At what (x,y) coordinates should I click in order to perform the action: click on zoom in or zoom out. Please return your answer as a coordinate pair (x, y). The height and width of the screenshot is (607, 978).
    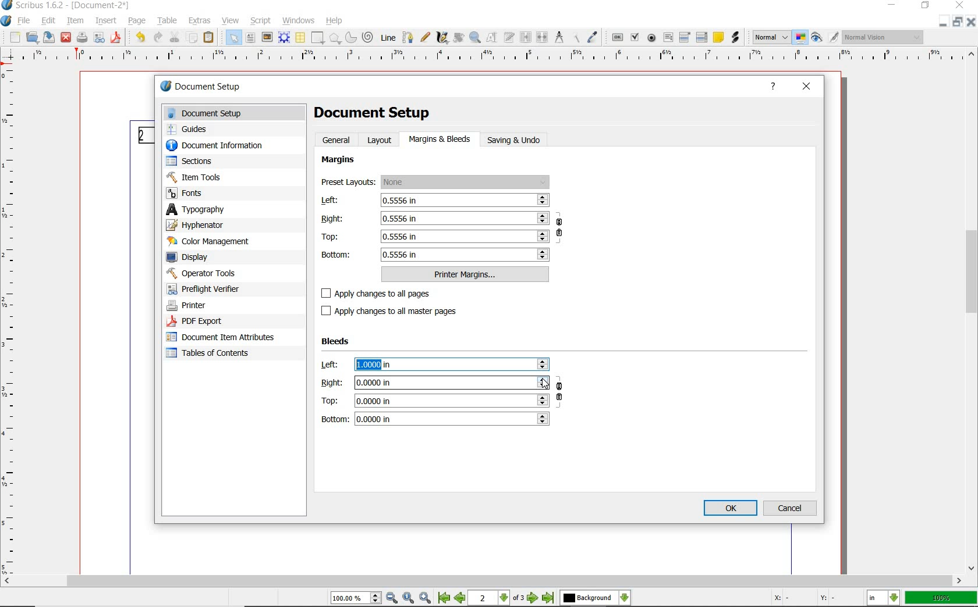
    Looking at the image, I should click on (476, 38).